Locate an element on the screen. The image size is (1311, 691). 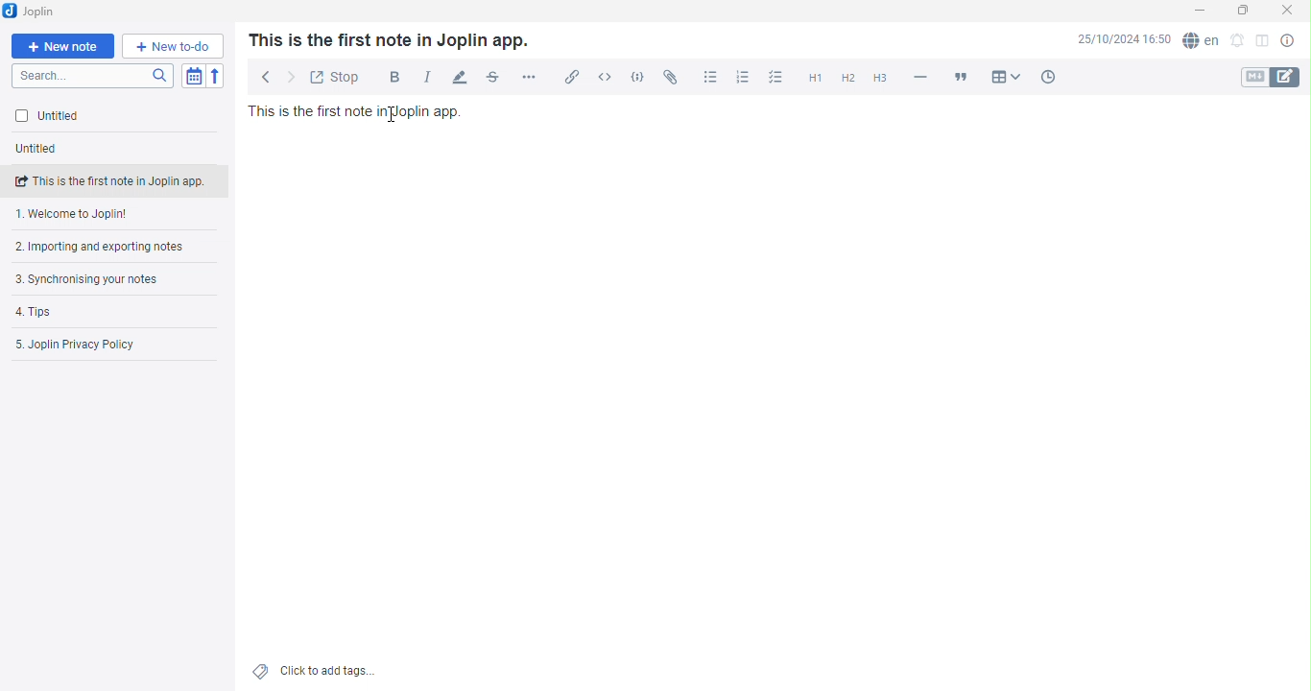
Back is located at coordinates (261, 73).